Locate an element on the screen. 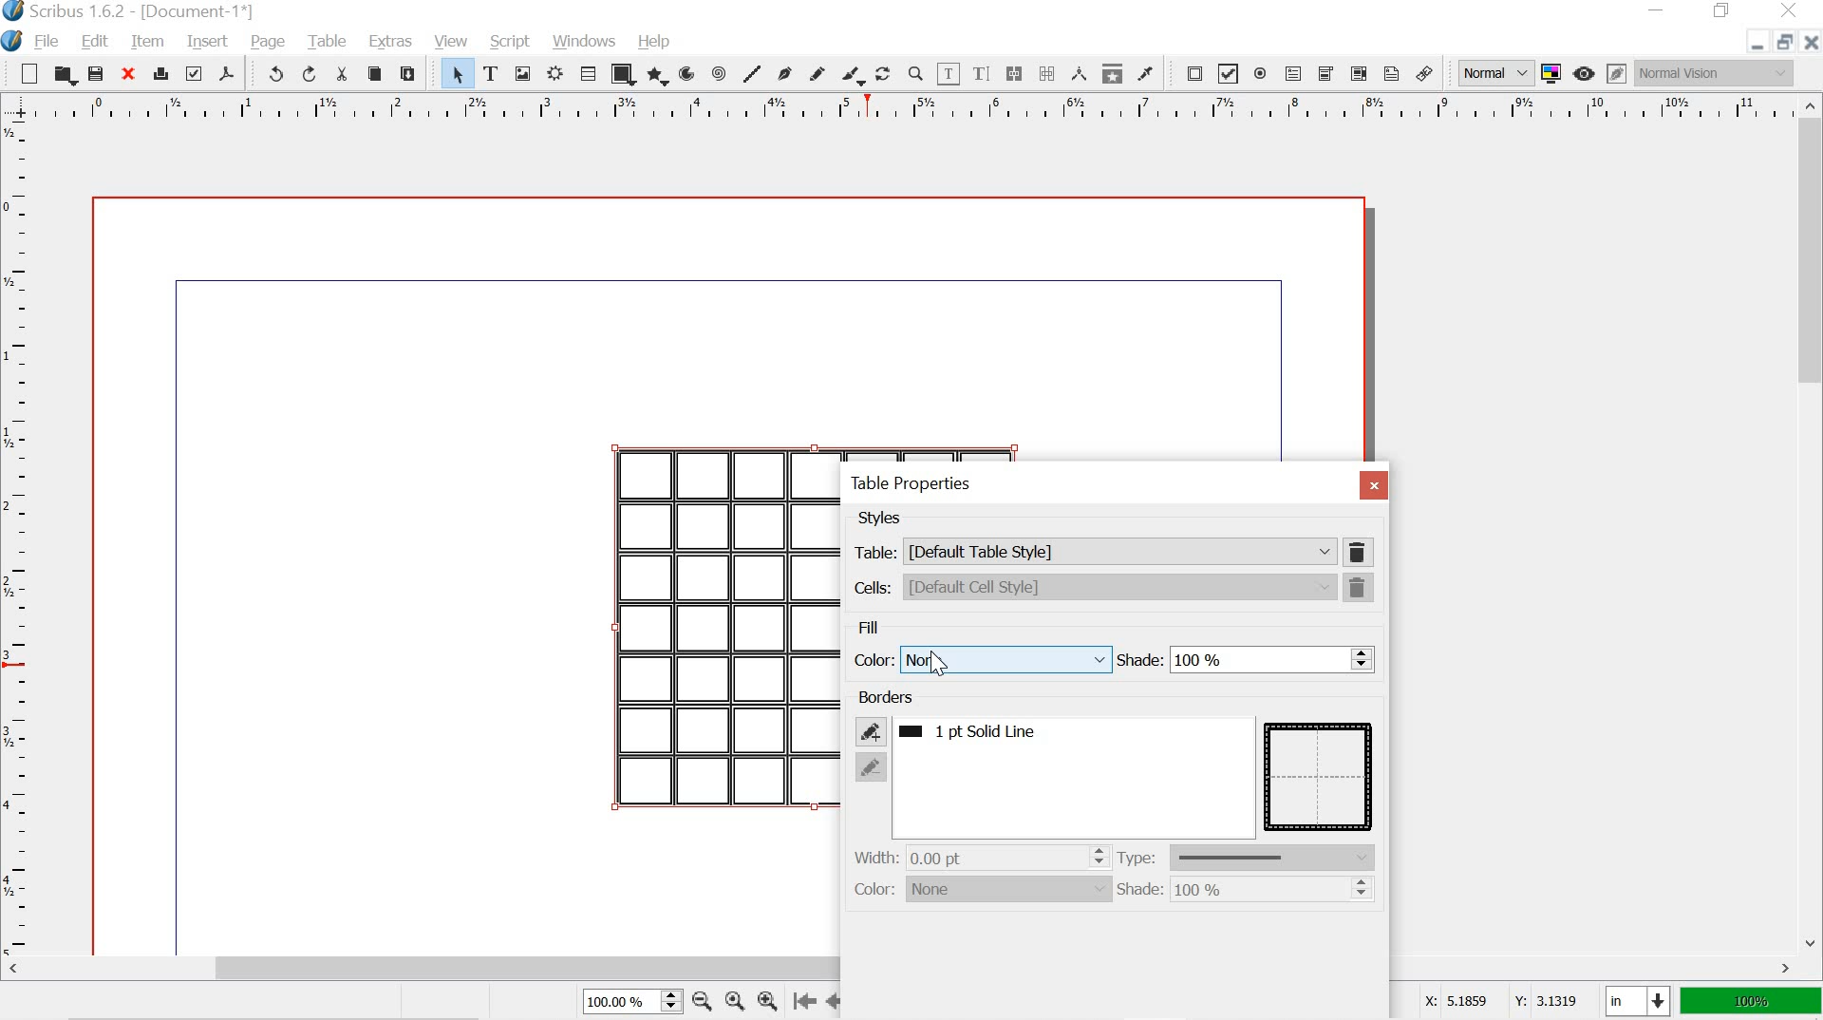 The height and width of the screenshot is (1020, 1823). zoom out is located at coordinates (700, 1000).